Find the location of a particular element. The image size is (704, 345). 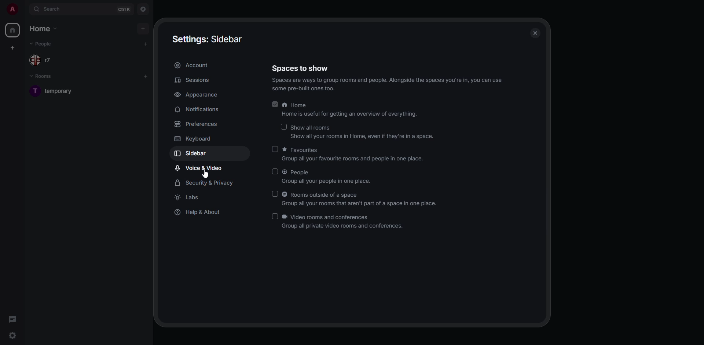

security & privacy is located at coordinates (204, 183).